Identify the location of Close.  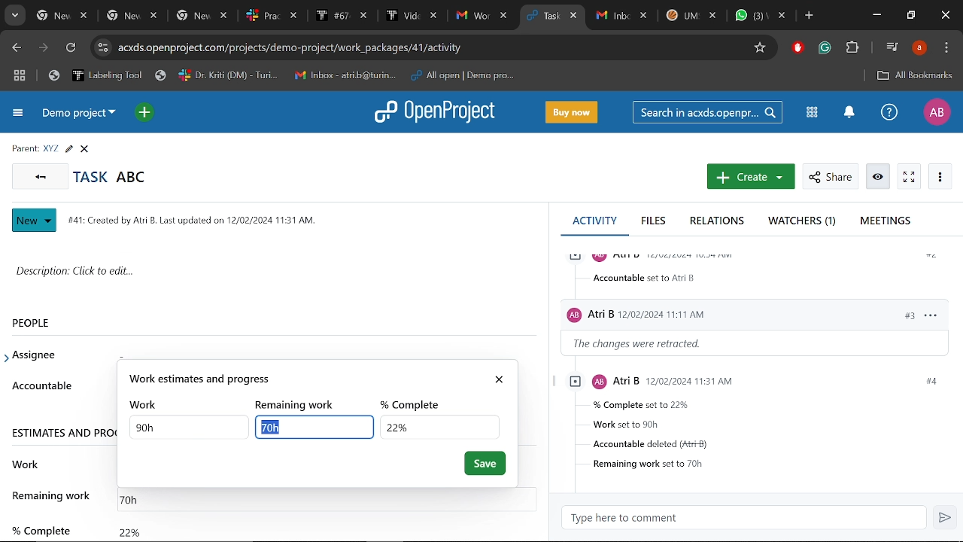
(943, 16).